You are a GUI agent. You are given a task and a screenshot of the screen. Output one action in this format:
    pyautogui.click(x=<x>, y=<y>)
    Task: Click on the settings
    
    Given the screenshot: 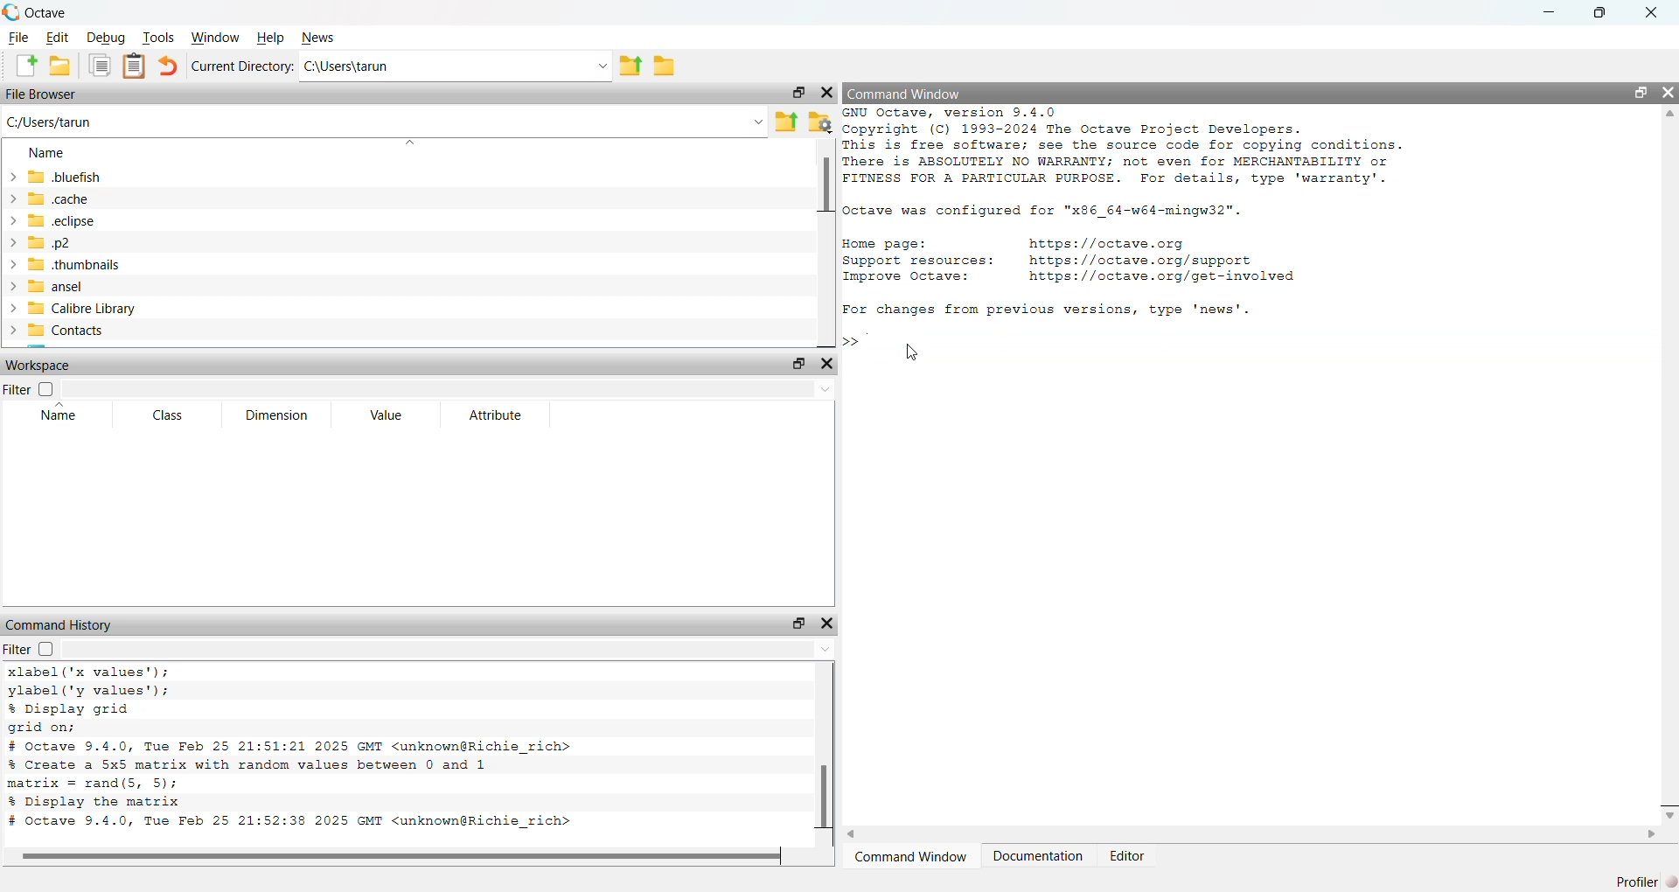 What is the action you would take?
    pyautogui.click(x=820, y=124)
    